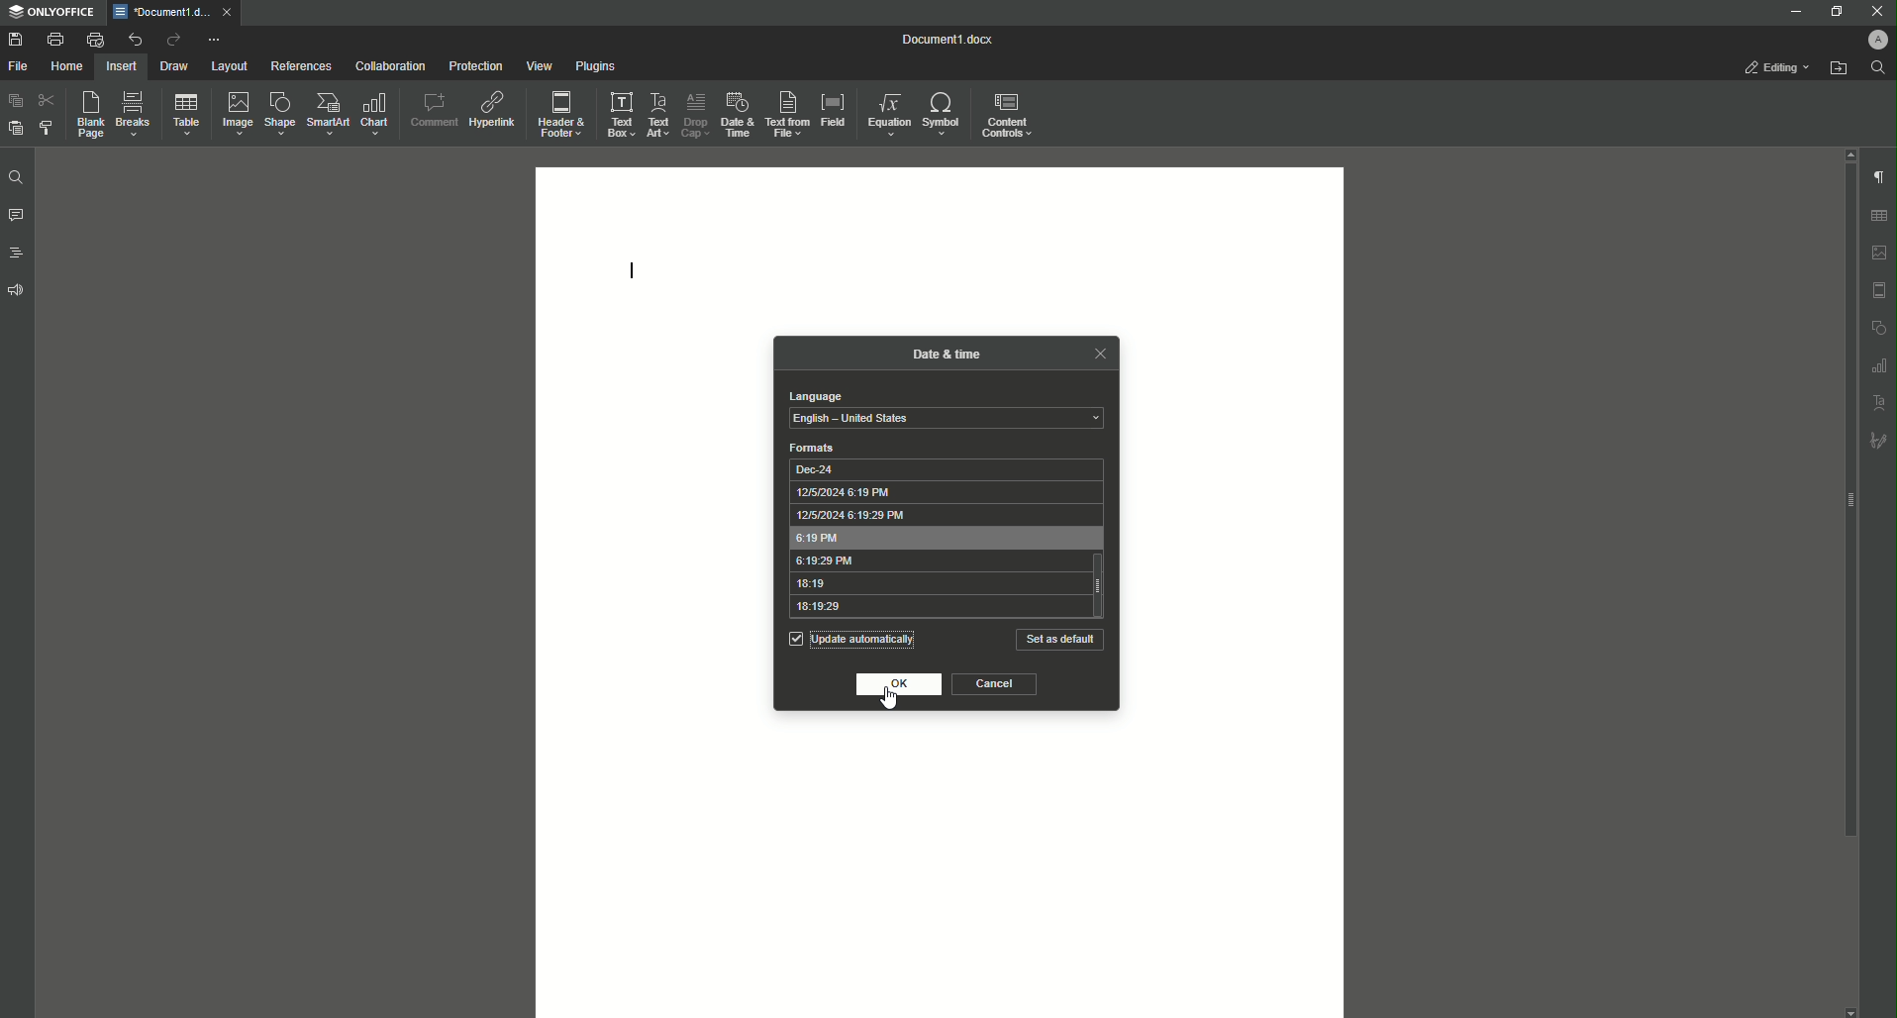 The image size is (1897, 1018). I want to click on Protection, so click(471, 64).